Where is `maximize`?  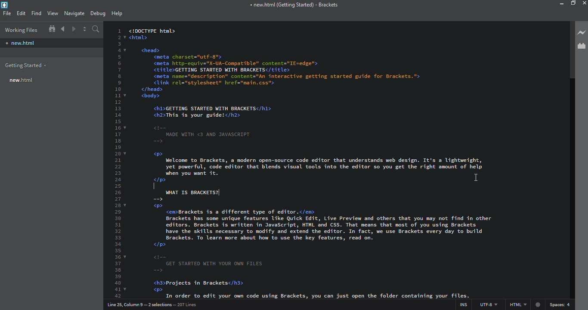
maximize is located at coordinates (573, 3).